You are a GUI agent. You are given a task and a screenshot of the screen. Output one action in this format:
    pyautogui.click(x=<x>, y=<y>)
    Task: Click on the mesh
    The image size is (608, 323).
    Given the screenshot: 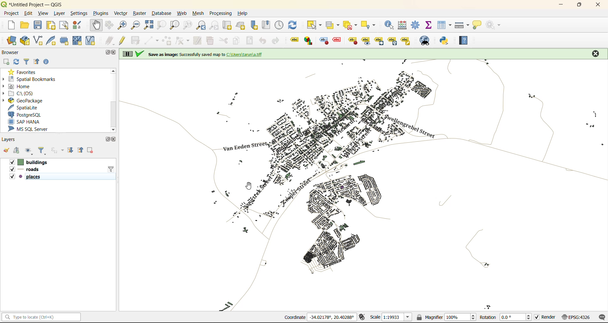 What is the action you would take?
    pyautogui.click(x=198, y=14)
    